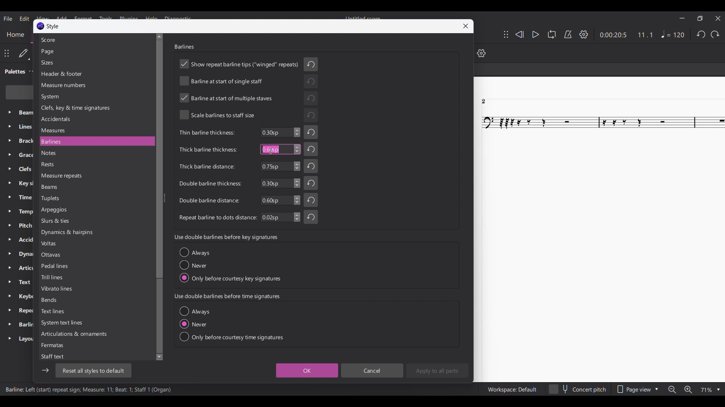 This screenshot has width=725, height=407. Describe the element at coordinates (673, 34) in the screenshot. I see `Tempo` at that location.